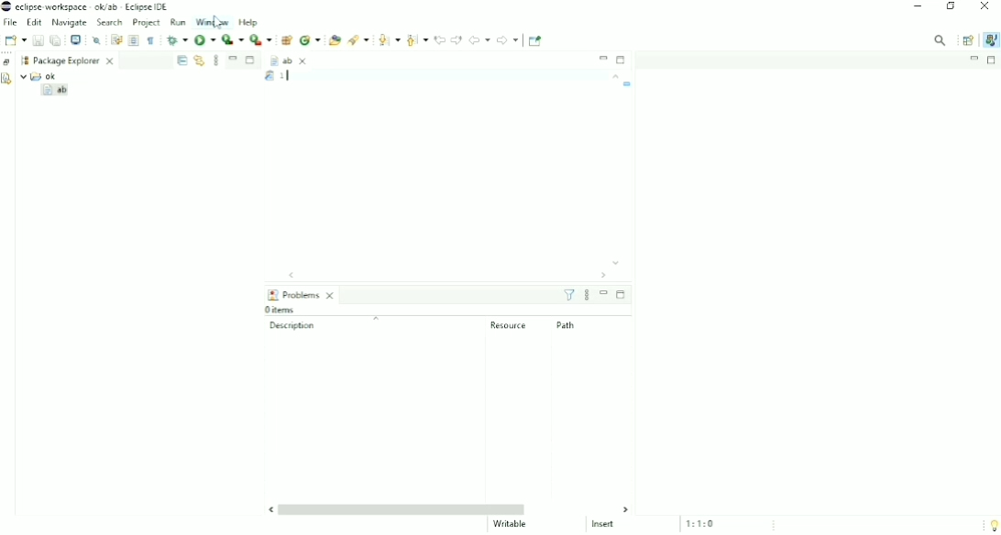  Describe the element at coordinates (604, 293) in the screenshot. I see `Minimize` at that location.